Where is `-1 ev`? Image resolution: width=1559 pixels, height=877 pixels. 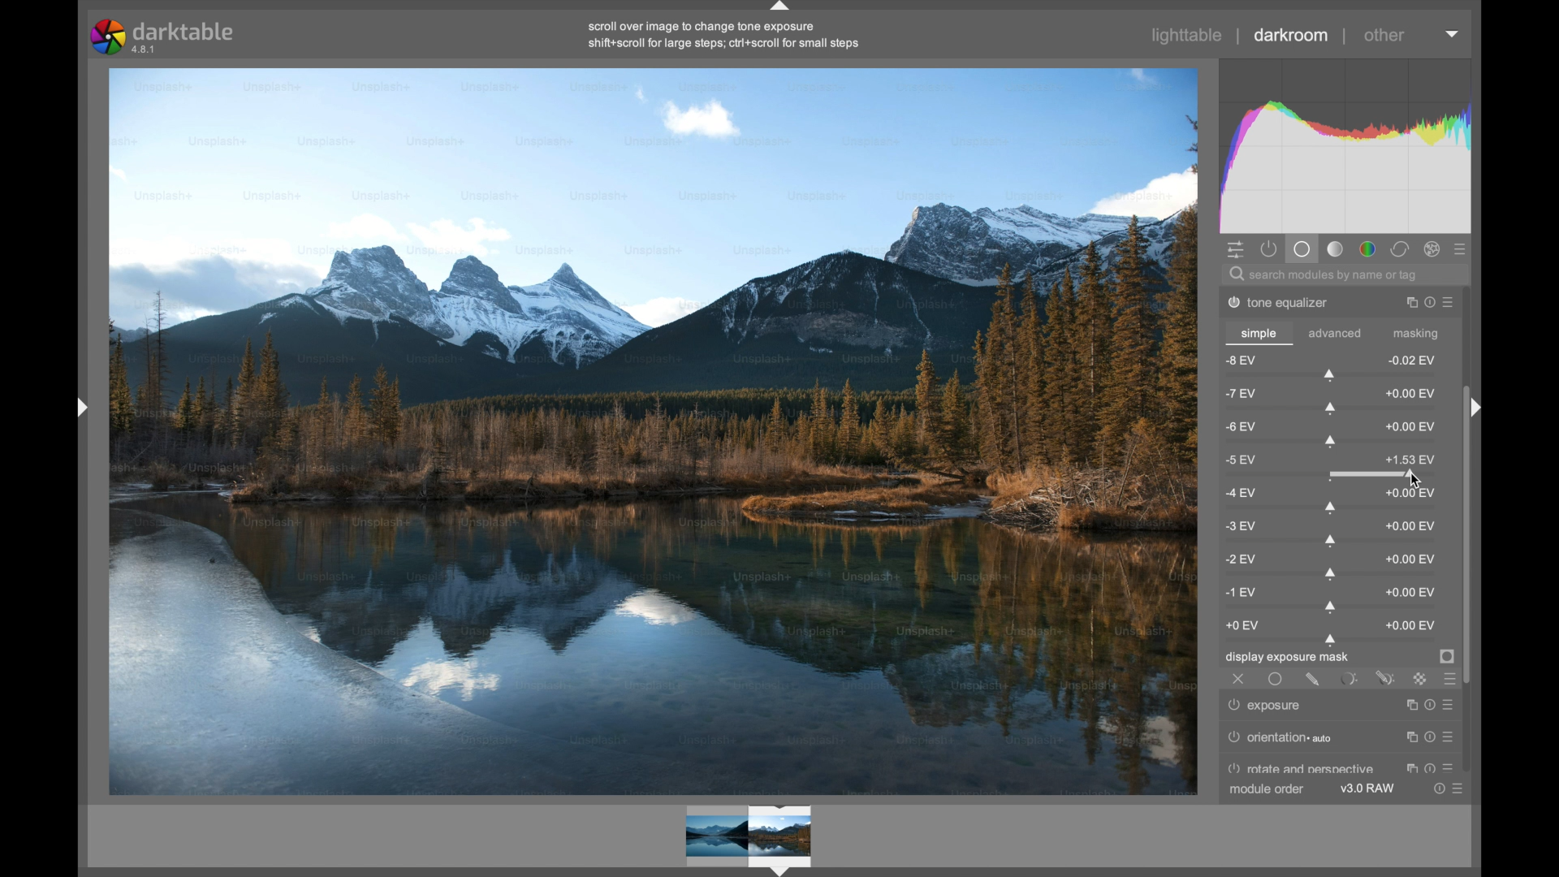 -1 ev is located at coordinates (1242, 592).